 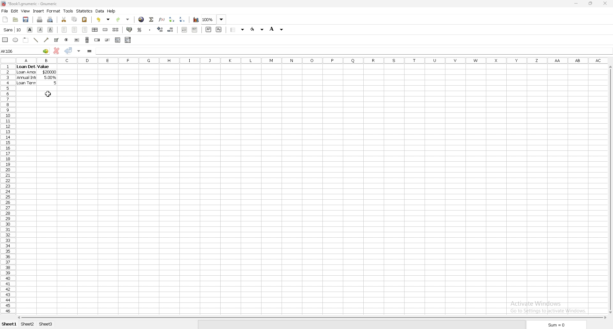 I want to click on minimize, so click(x=576, y=4).